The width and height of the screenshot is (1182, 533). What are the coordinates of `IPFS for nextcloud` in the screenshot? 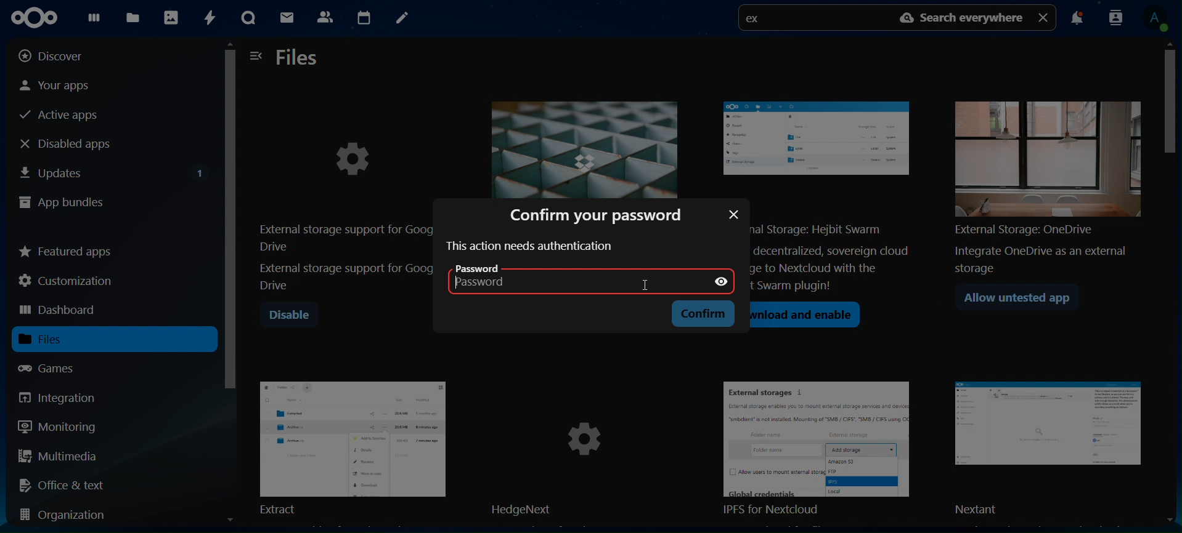 It's located at (824, 450).